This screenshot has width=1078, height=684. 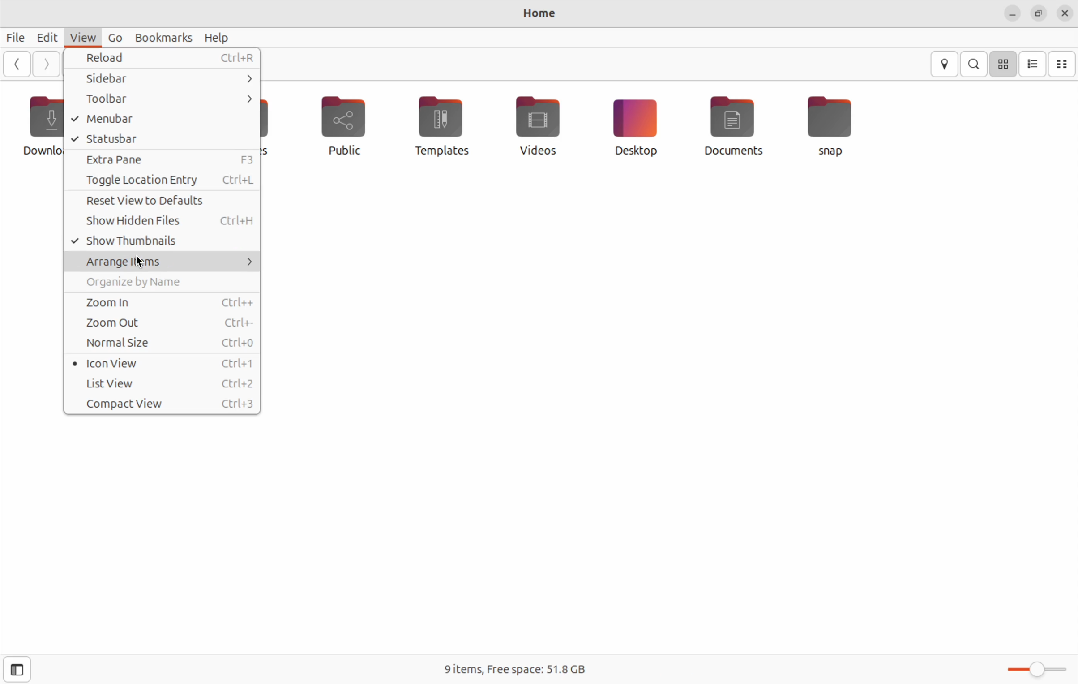 I want to click on edit, so click(x=41, y=36).